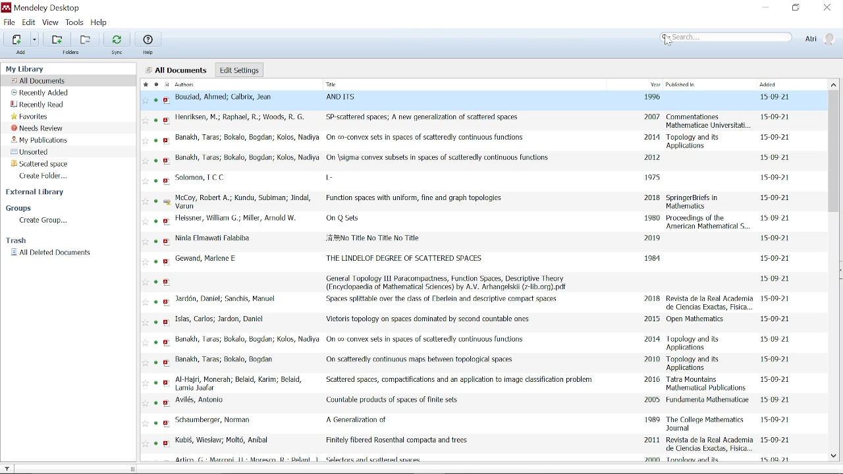 The image size is (843, 474). What do you see at coordinates (51, 176) in the screenshot?
I see `Create folder` at bounding box center [51, 176].